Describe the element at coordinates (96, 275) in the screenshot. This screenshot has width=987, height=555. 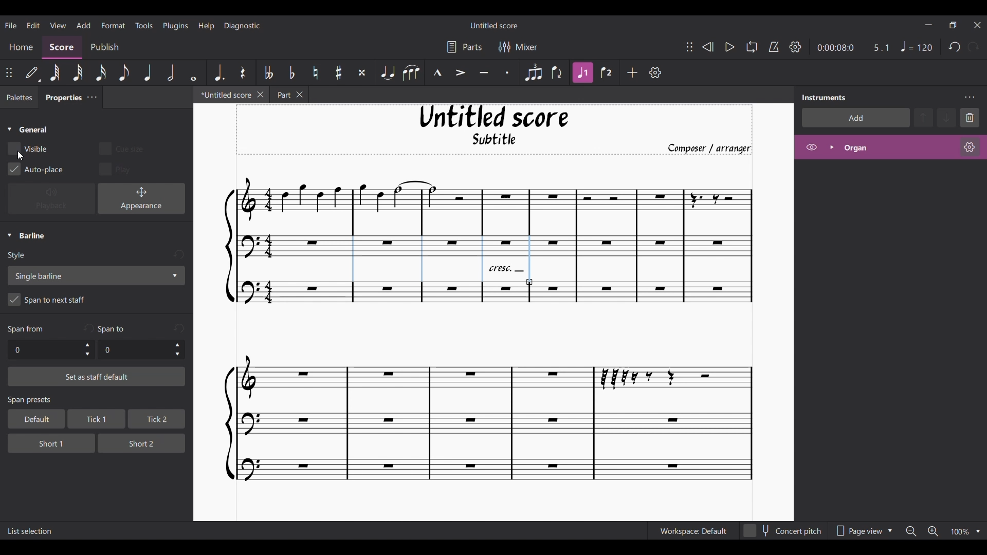
I see `single barline` at that location.